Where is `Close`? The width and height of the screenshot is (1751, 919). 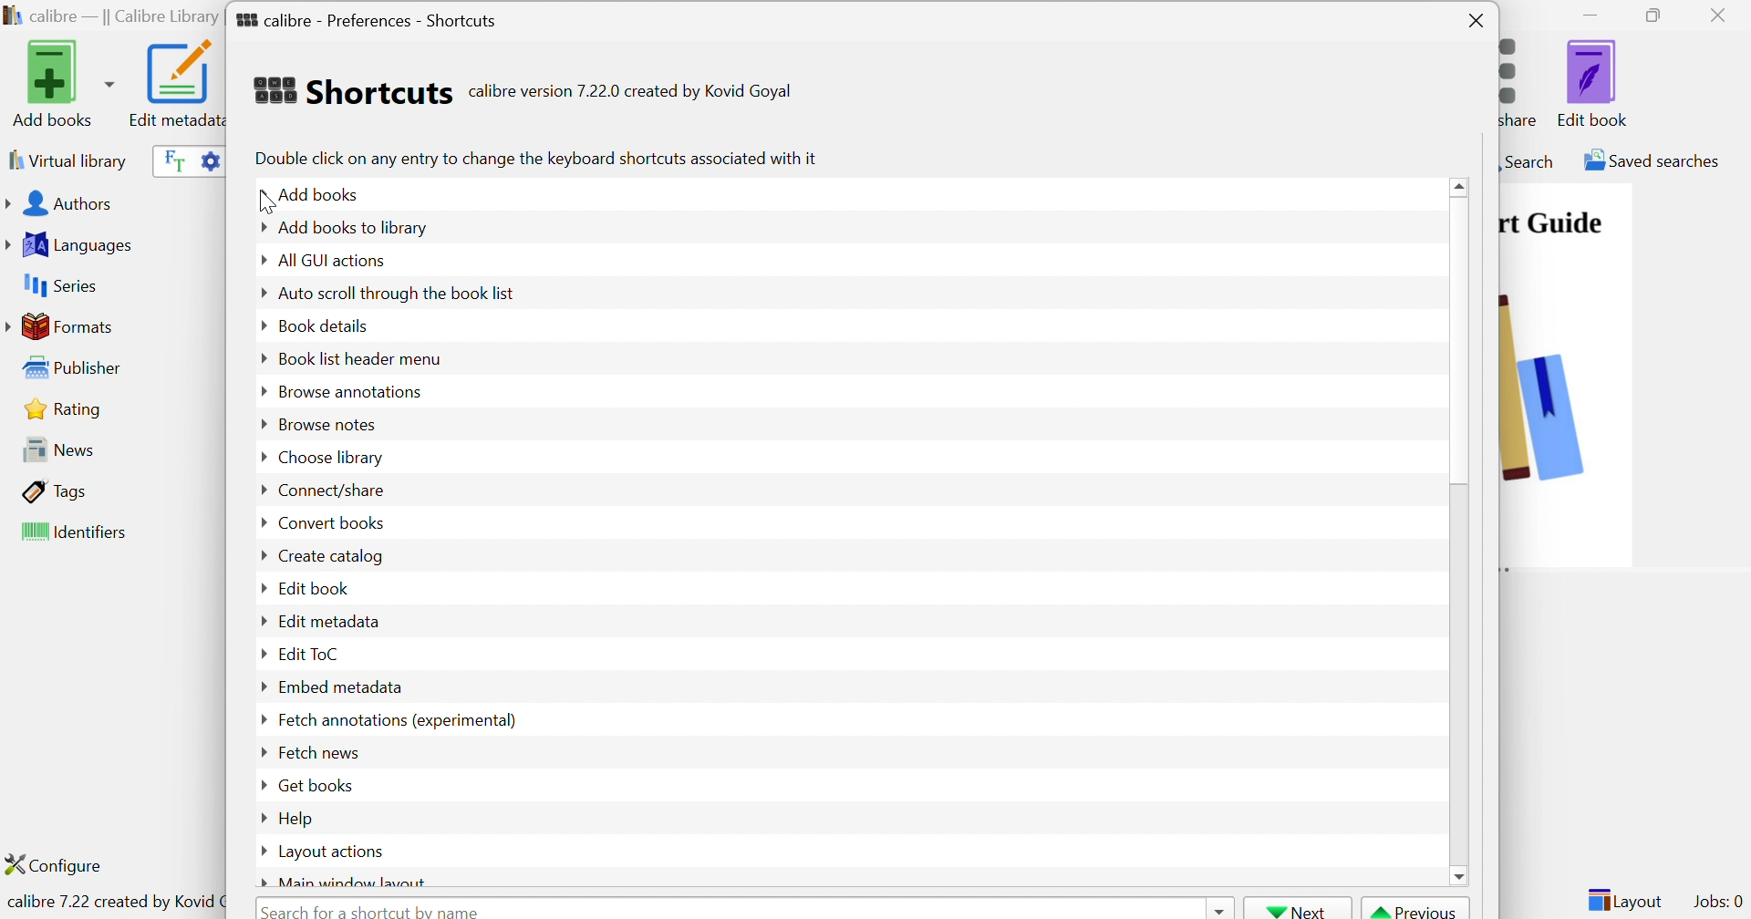 Close is located at coordinates (1476, 22).